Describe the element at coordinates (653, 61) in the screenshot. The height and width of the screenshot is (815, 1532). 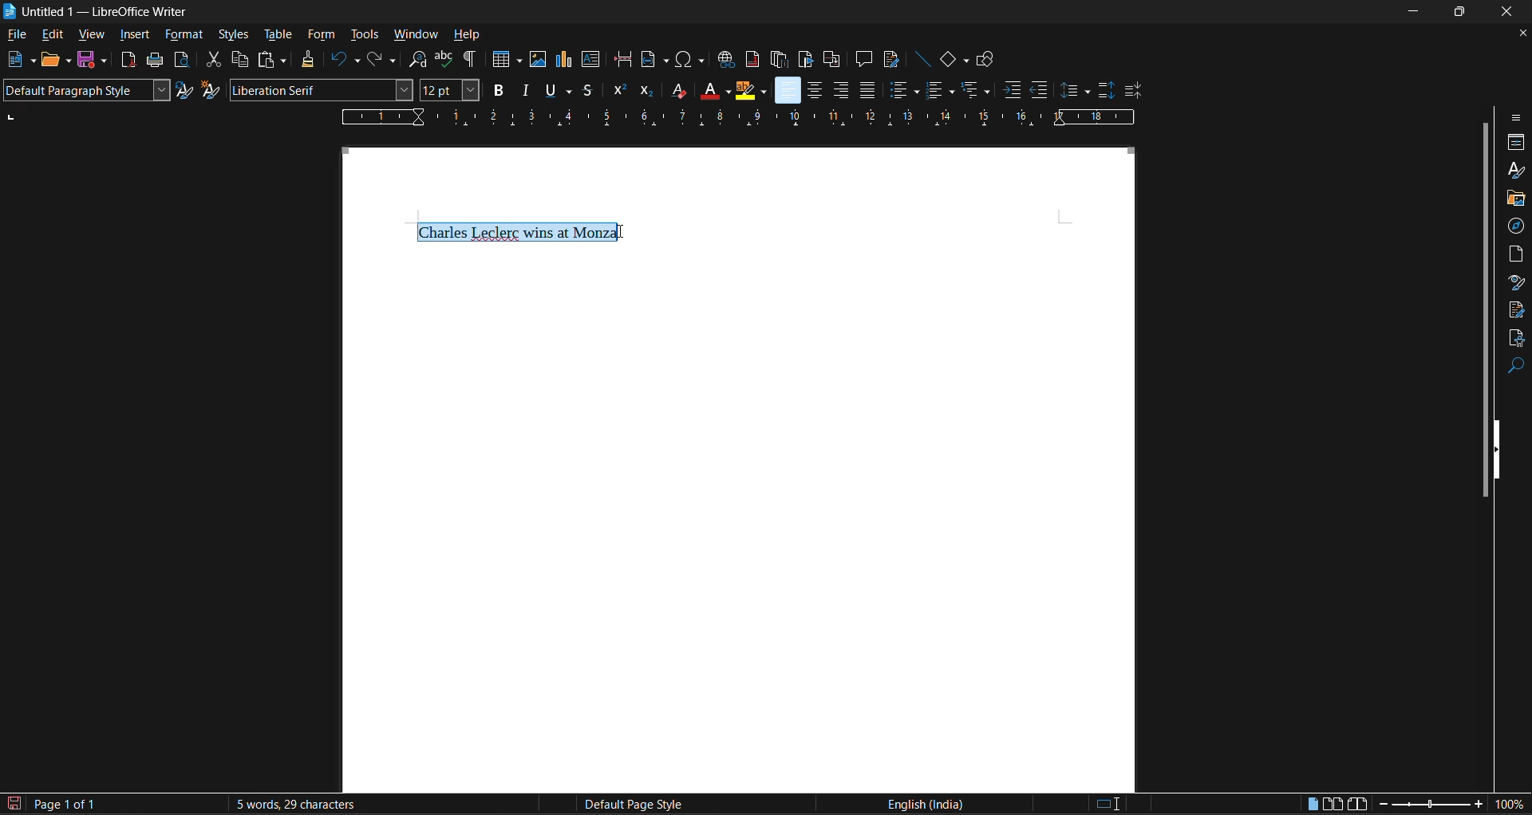
I see `insert field` at that location.